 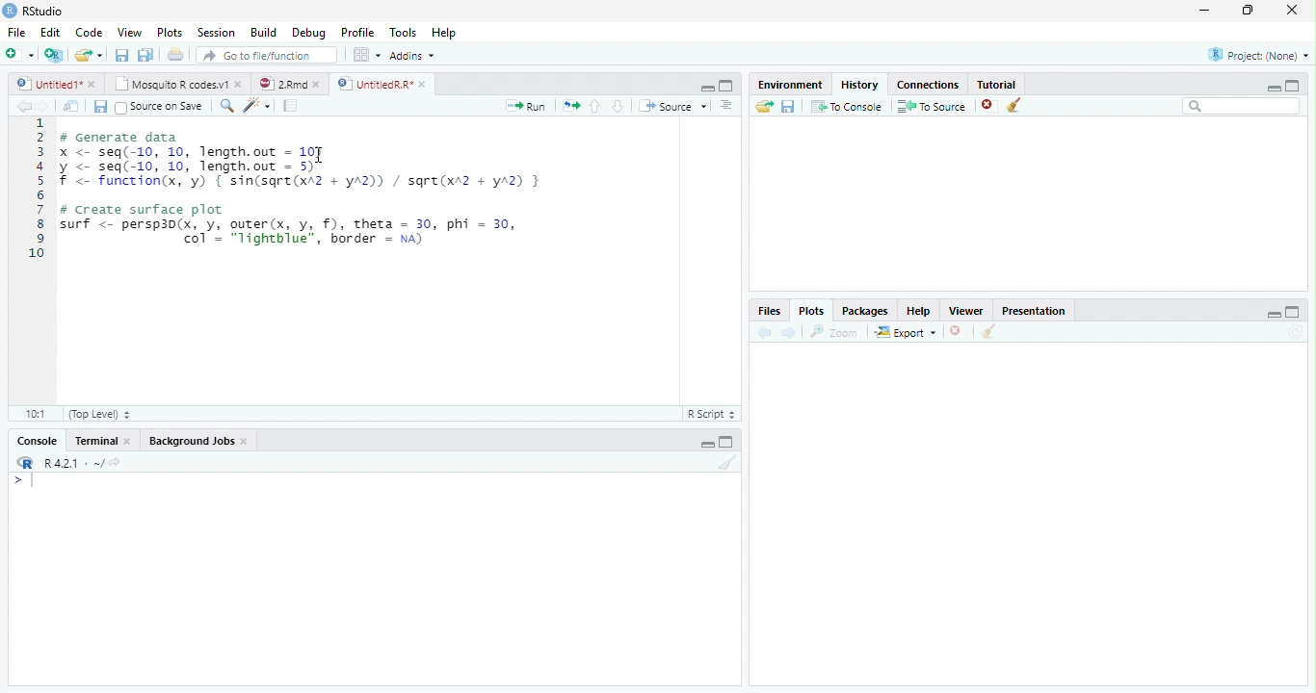 I want to click on 2.Rmd, so click(x=281, y=83).